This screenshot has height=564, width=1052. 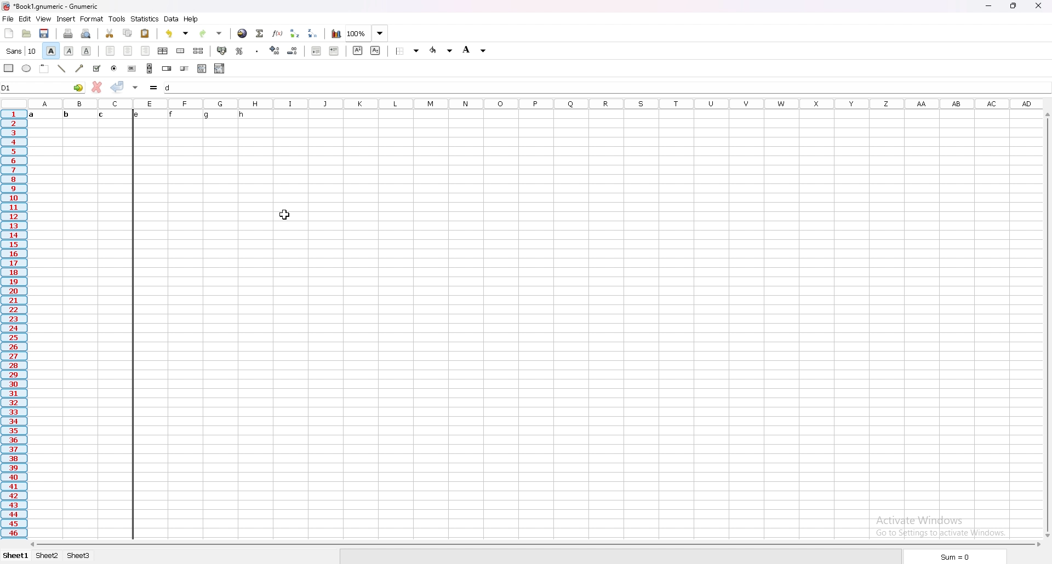 I want to click on scroll bar, so click(x=150, y=68).